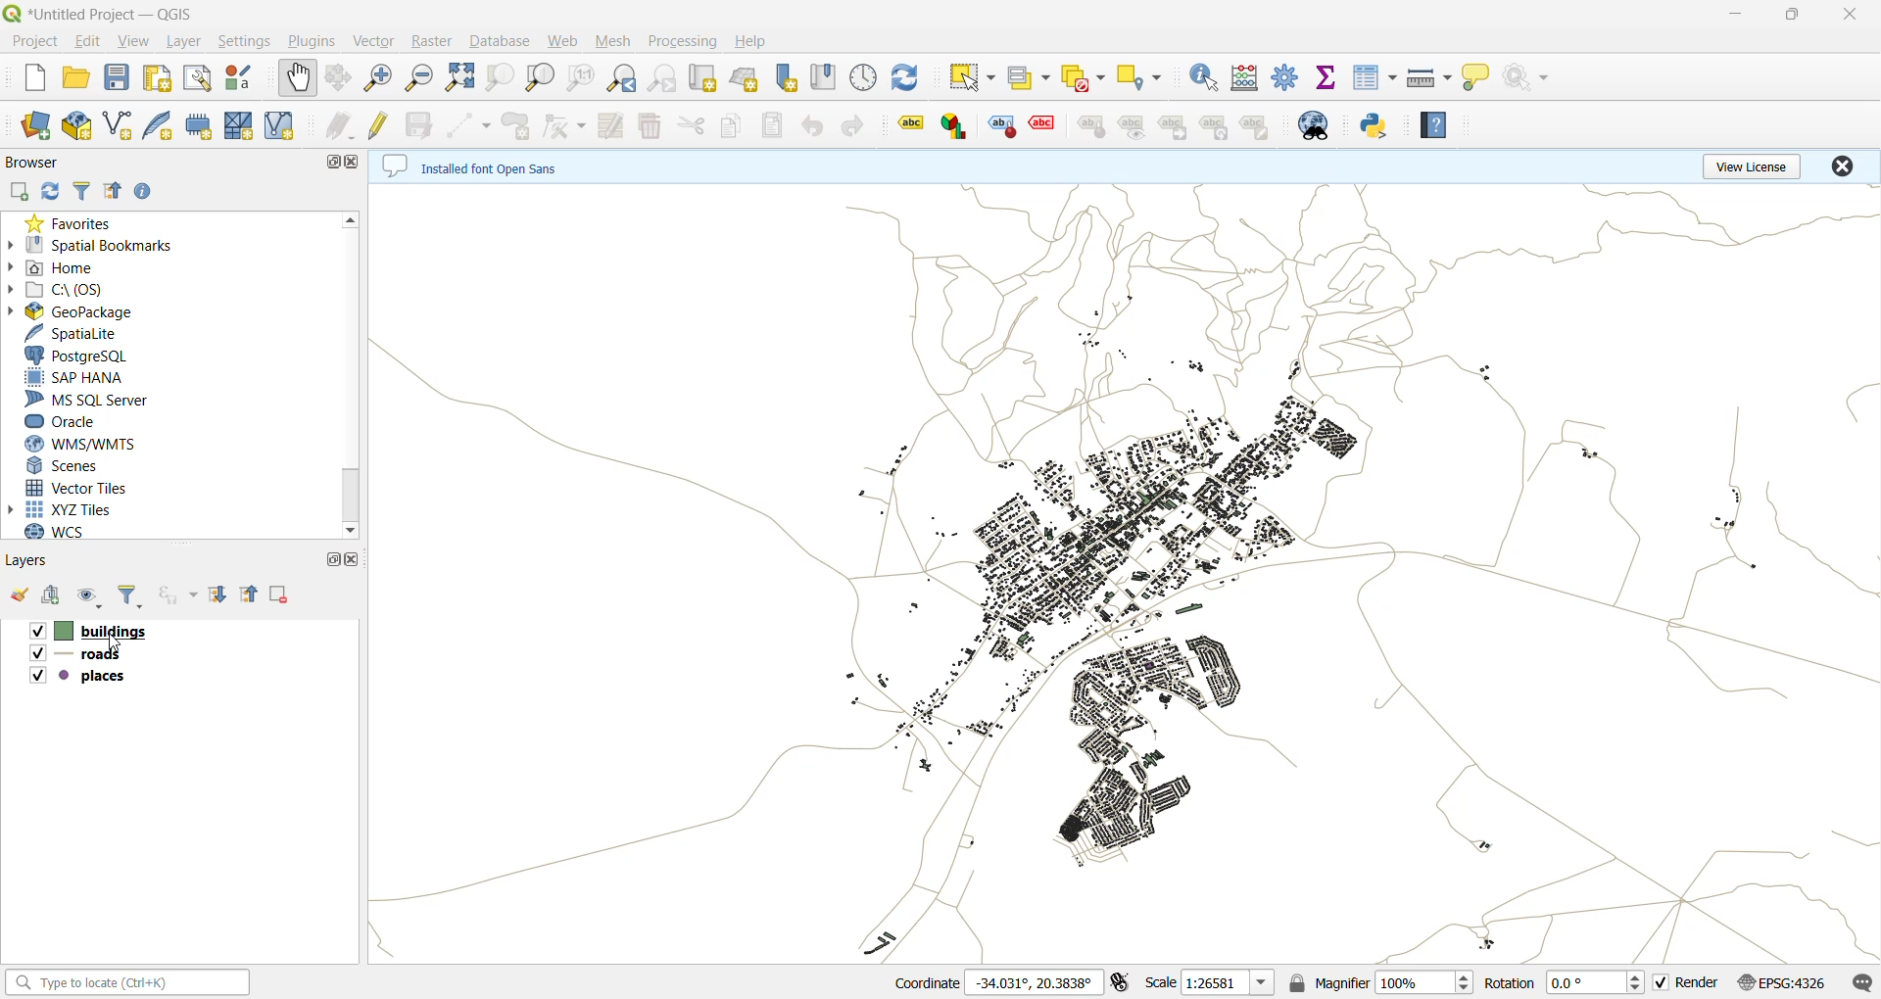  Describe the element at coordinates (144, 192) in the screenshot. I see `enable properties` at that location.